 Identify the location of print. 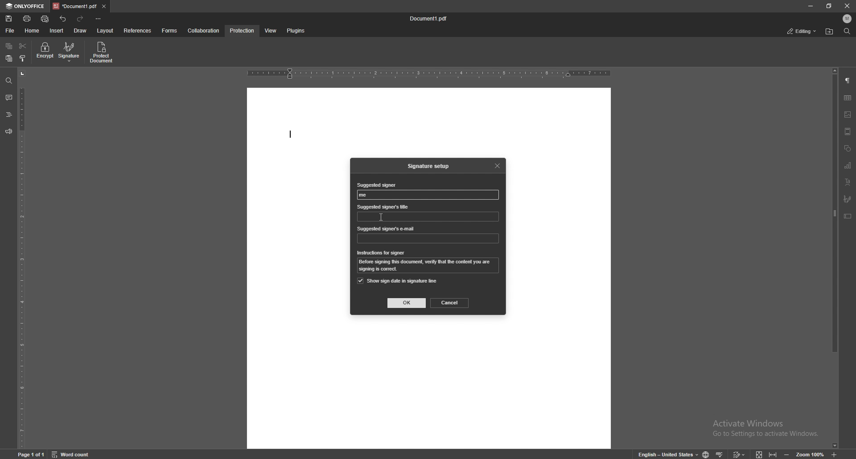
(28, 18).